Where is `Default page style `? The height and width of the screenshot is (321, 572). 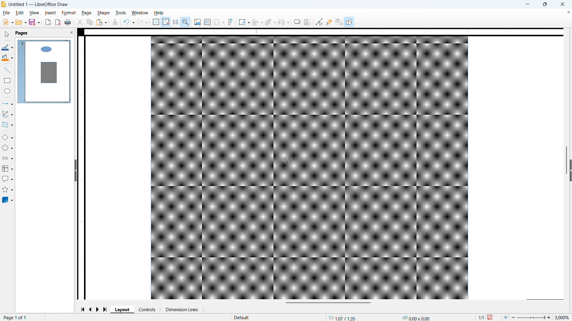
Default page style  is located at coordinates (242, 317).